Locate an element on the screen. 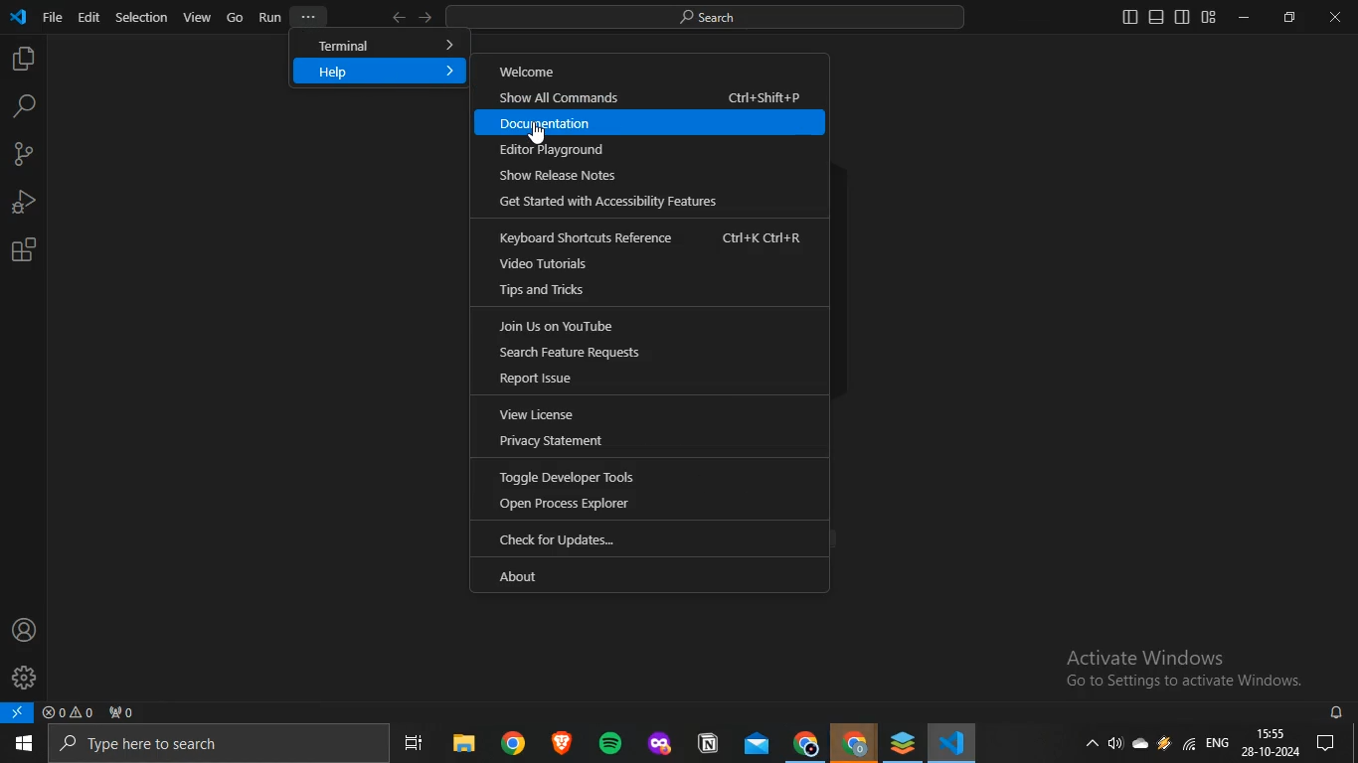 The width and height of the screenshot is (1358, 763). notifications is located at coordinates (1334, 744).